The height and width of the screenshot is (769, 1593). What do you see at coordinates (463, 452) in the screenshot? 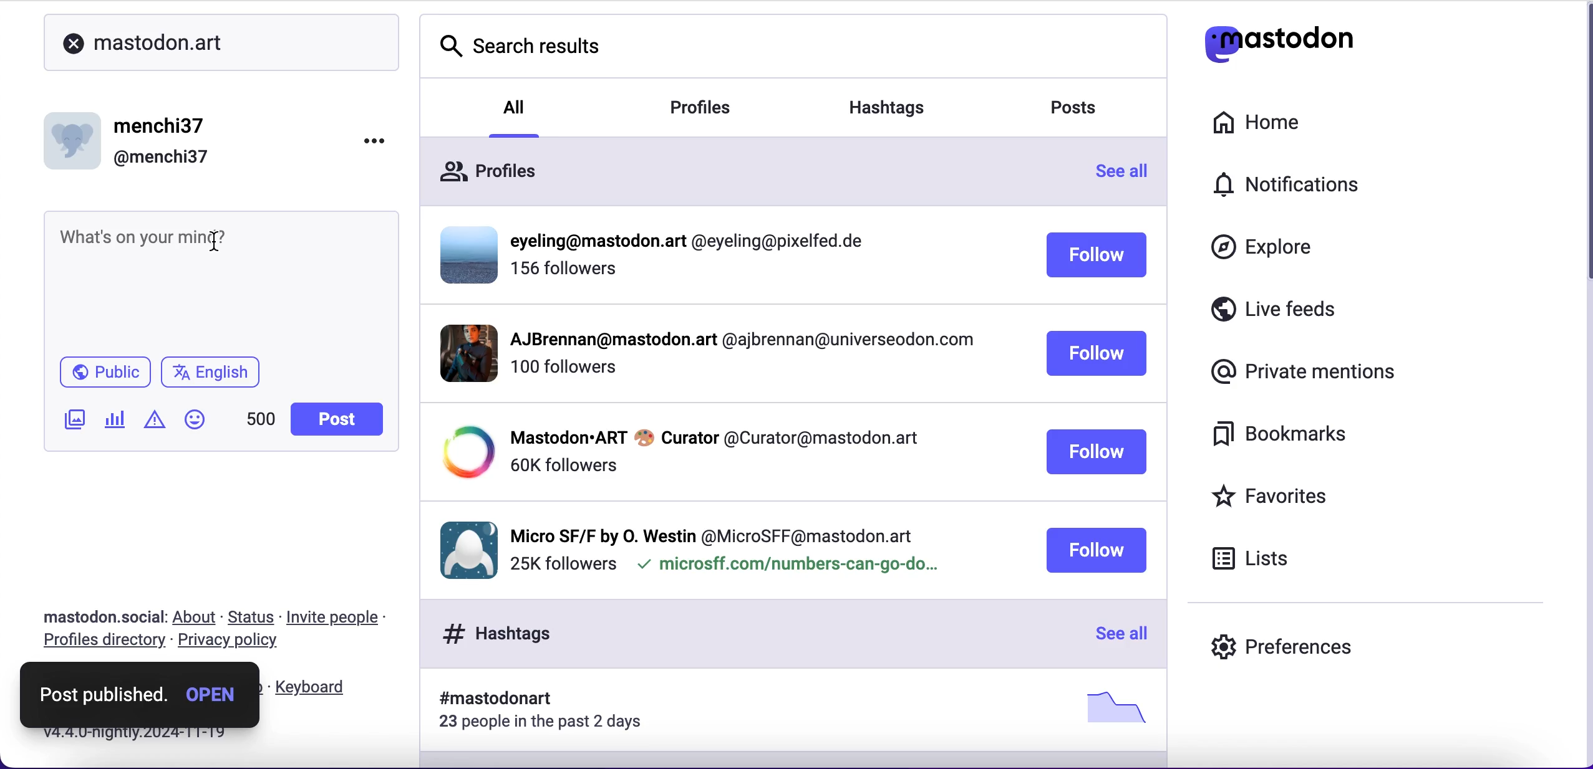
I see `display picture` at bounding box center [463, 452].